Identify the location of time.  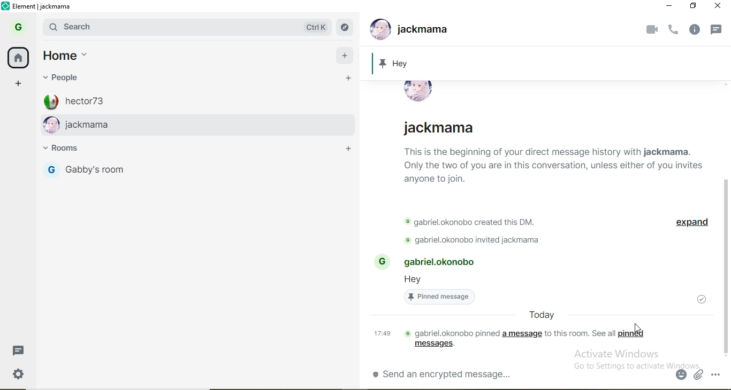
(379, 333).